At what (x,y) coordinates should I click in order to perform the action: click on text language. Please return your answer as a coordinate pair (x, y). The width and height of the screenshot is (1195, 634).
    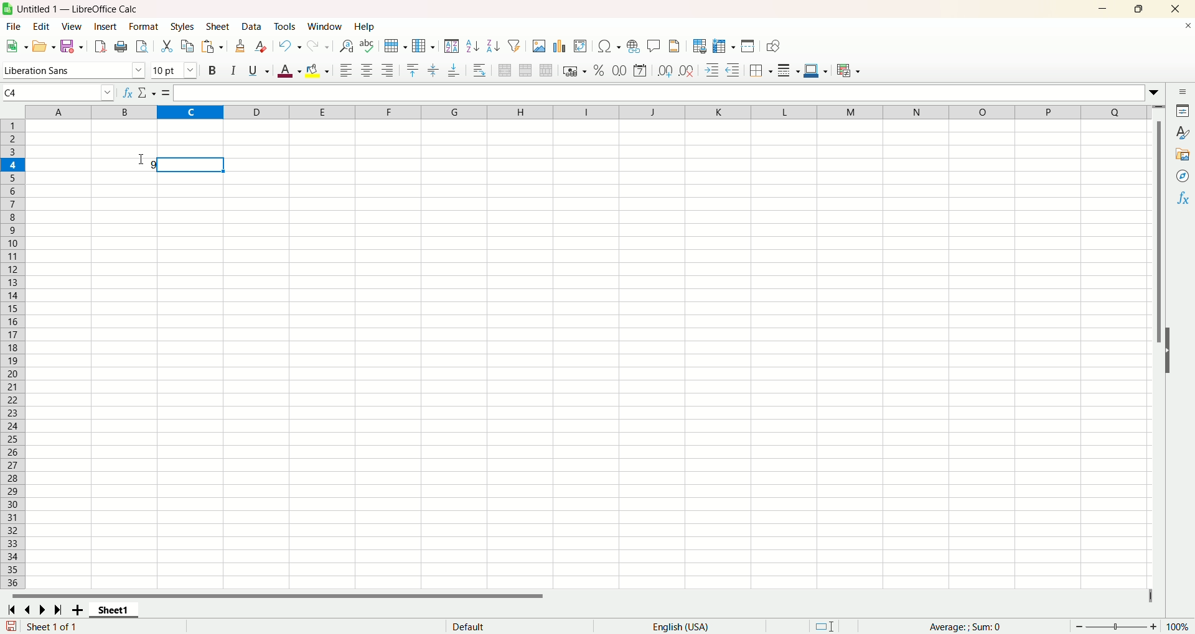
    Looking at the image, I should click on (680, 627).